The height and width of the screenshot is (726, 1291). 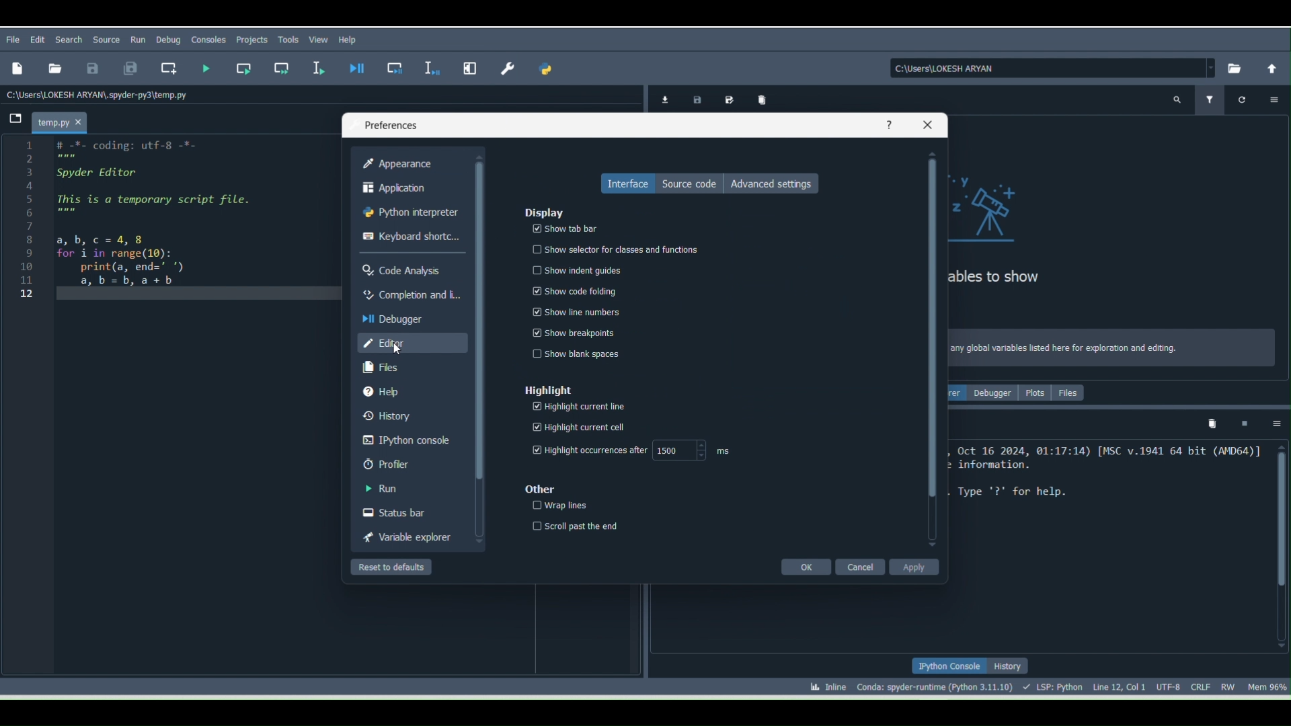 I want to click on New File(Ctrl + N), so click(x=16, y=69).